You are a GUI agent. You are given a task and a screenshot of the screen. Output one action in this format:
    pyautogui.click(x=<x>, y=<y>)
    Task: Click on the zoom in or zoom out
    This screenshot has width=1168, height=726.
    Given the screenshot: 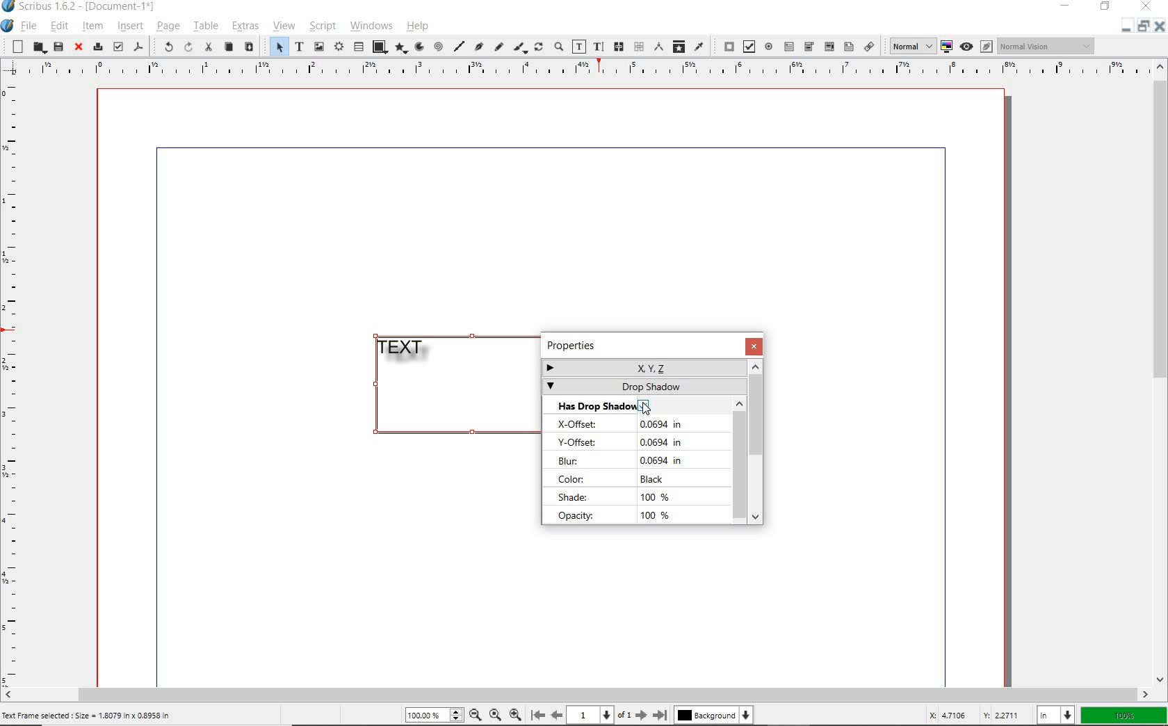 What is the action you would take?
    pyautogui.click(x=558, y=48)
    